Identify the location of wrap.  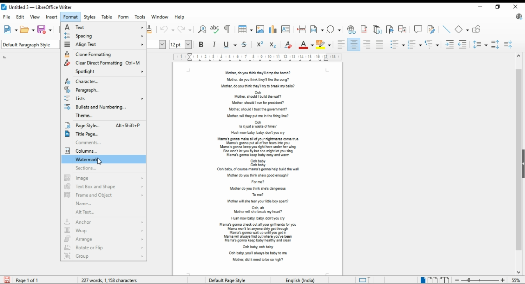
(104, 231).